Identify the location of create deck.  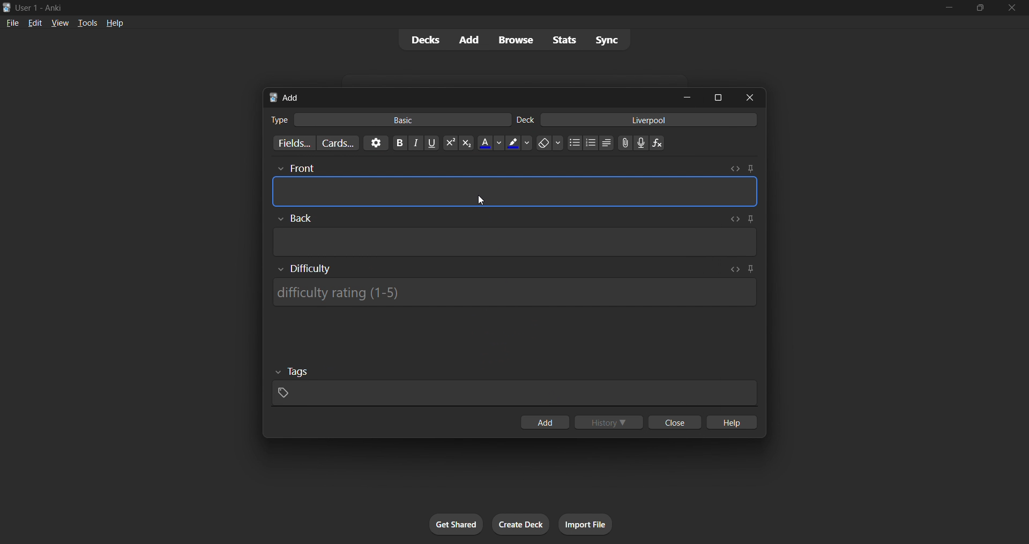
(521, 524).